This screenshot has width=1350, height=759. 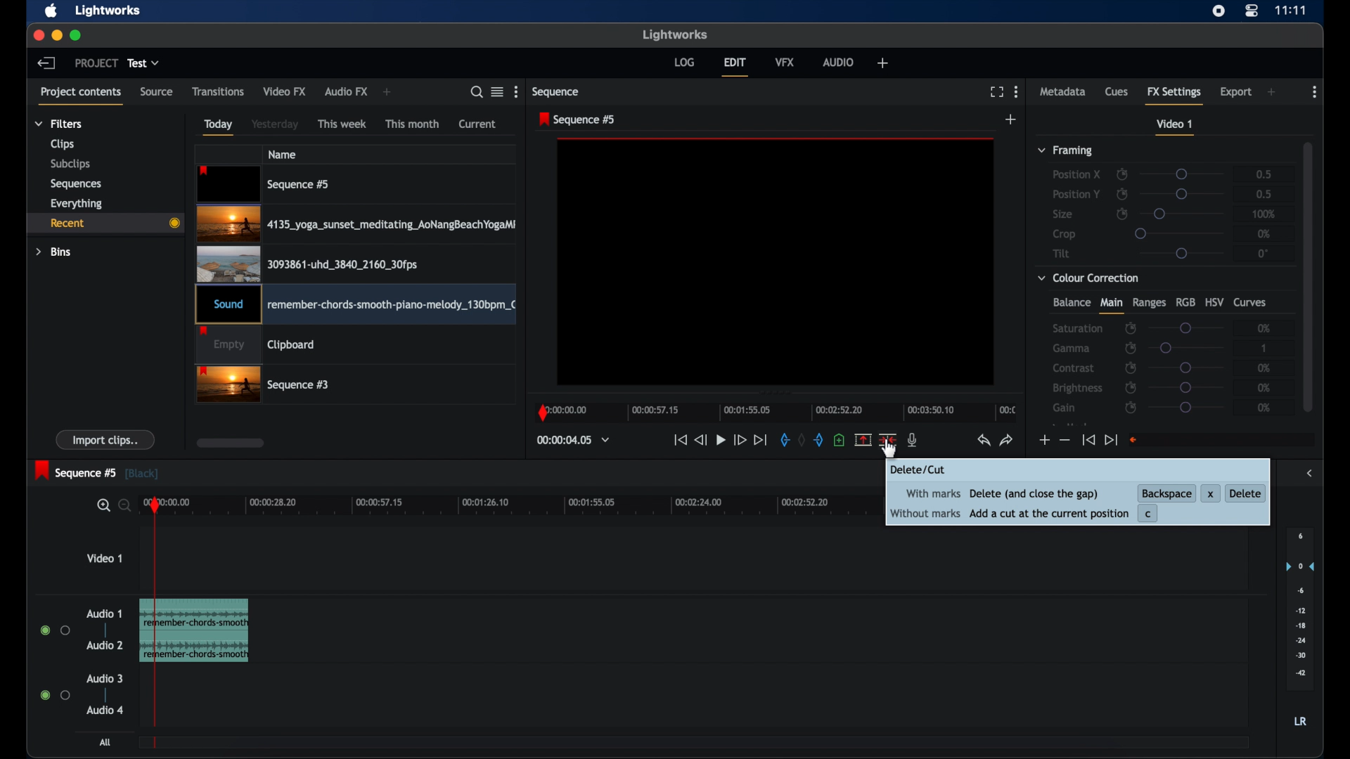 What do you see at coordinates (930, 494) in the screenshot?
I see `with marks` at bounding box center [930, 494].